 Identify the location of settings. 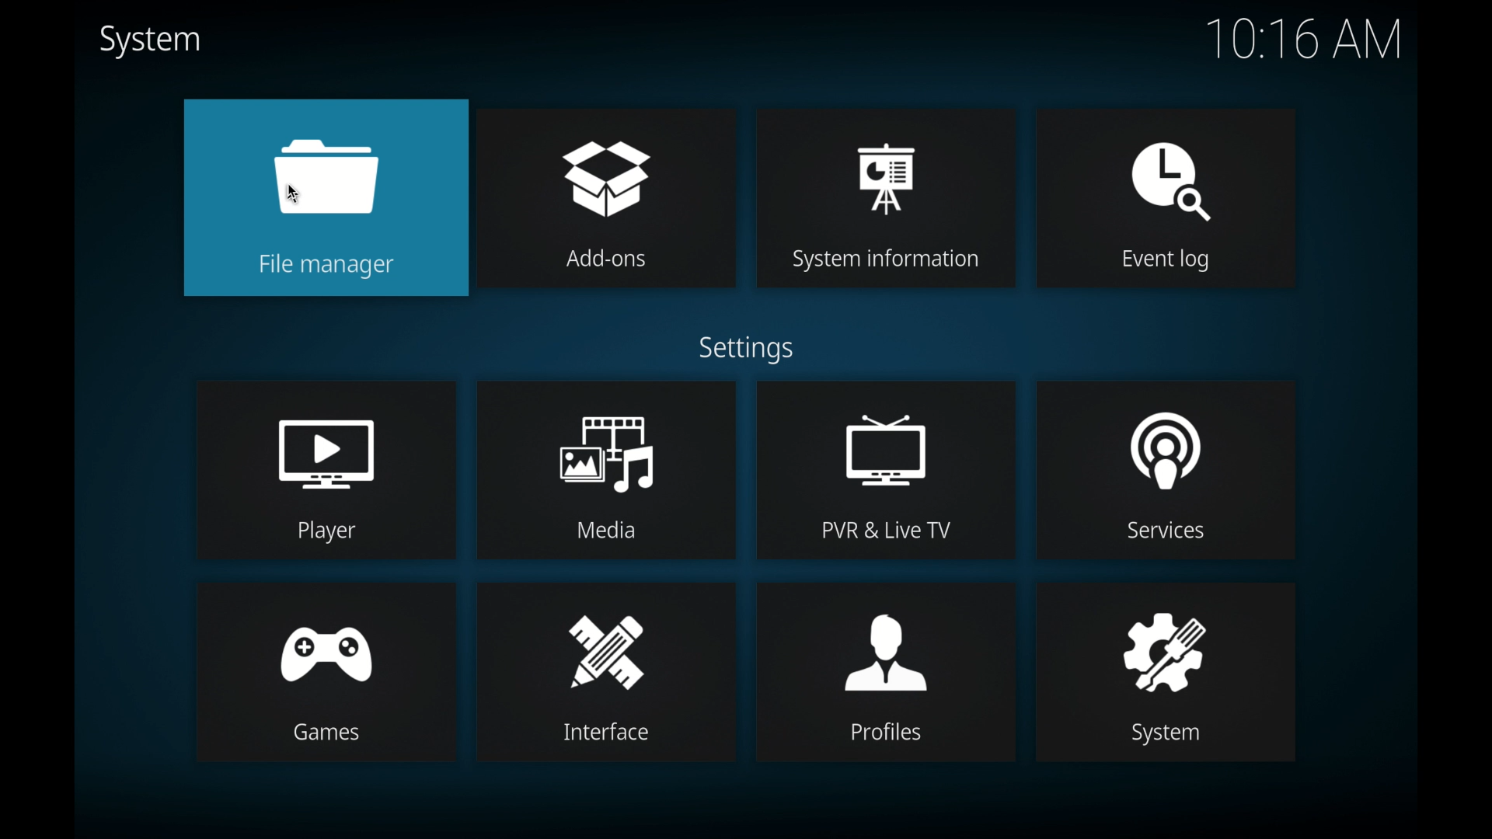
(749, 350).